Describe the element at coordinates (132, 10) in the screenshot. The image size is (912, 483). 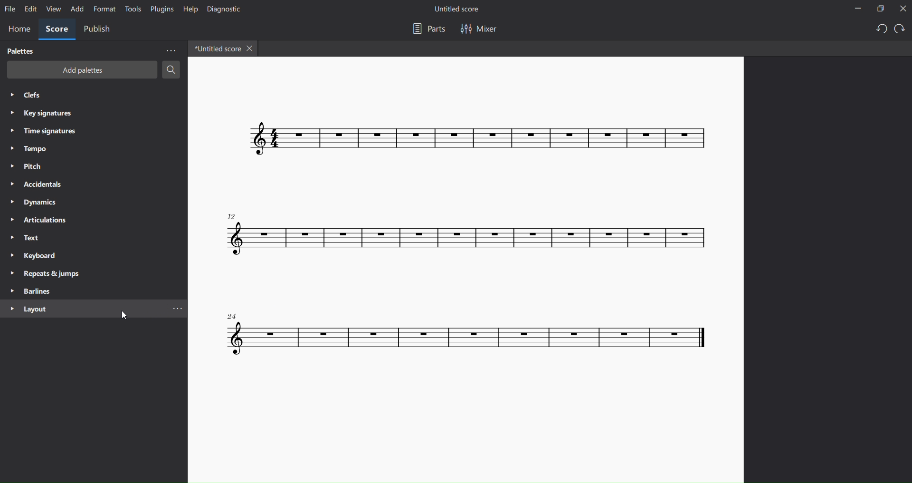
I see `tools` at that location.